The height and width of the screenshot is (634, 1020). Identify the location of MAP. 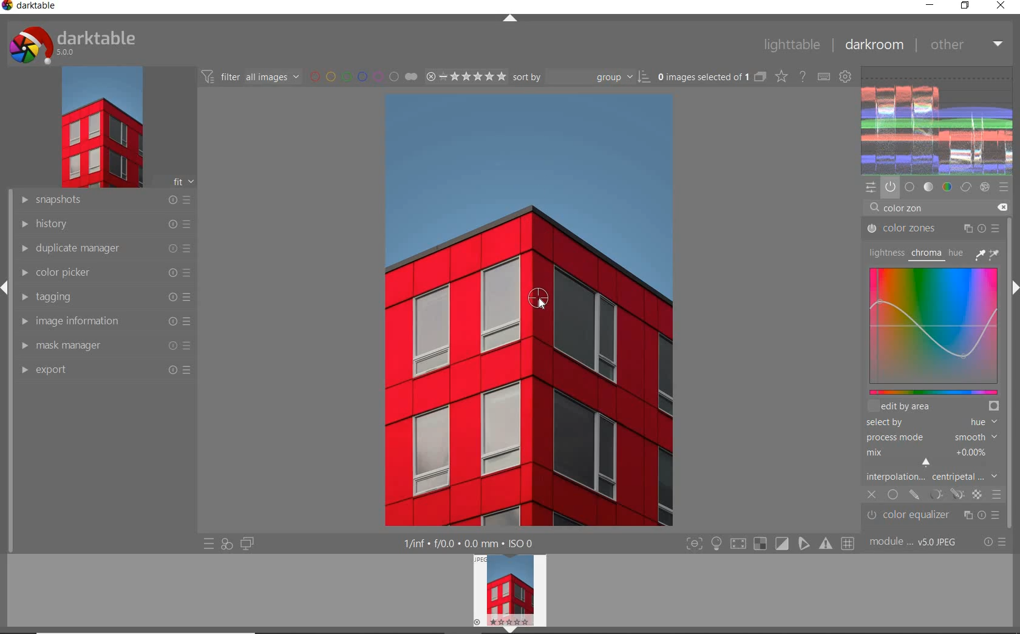
(937, 330).